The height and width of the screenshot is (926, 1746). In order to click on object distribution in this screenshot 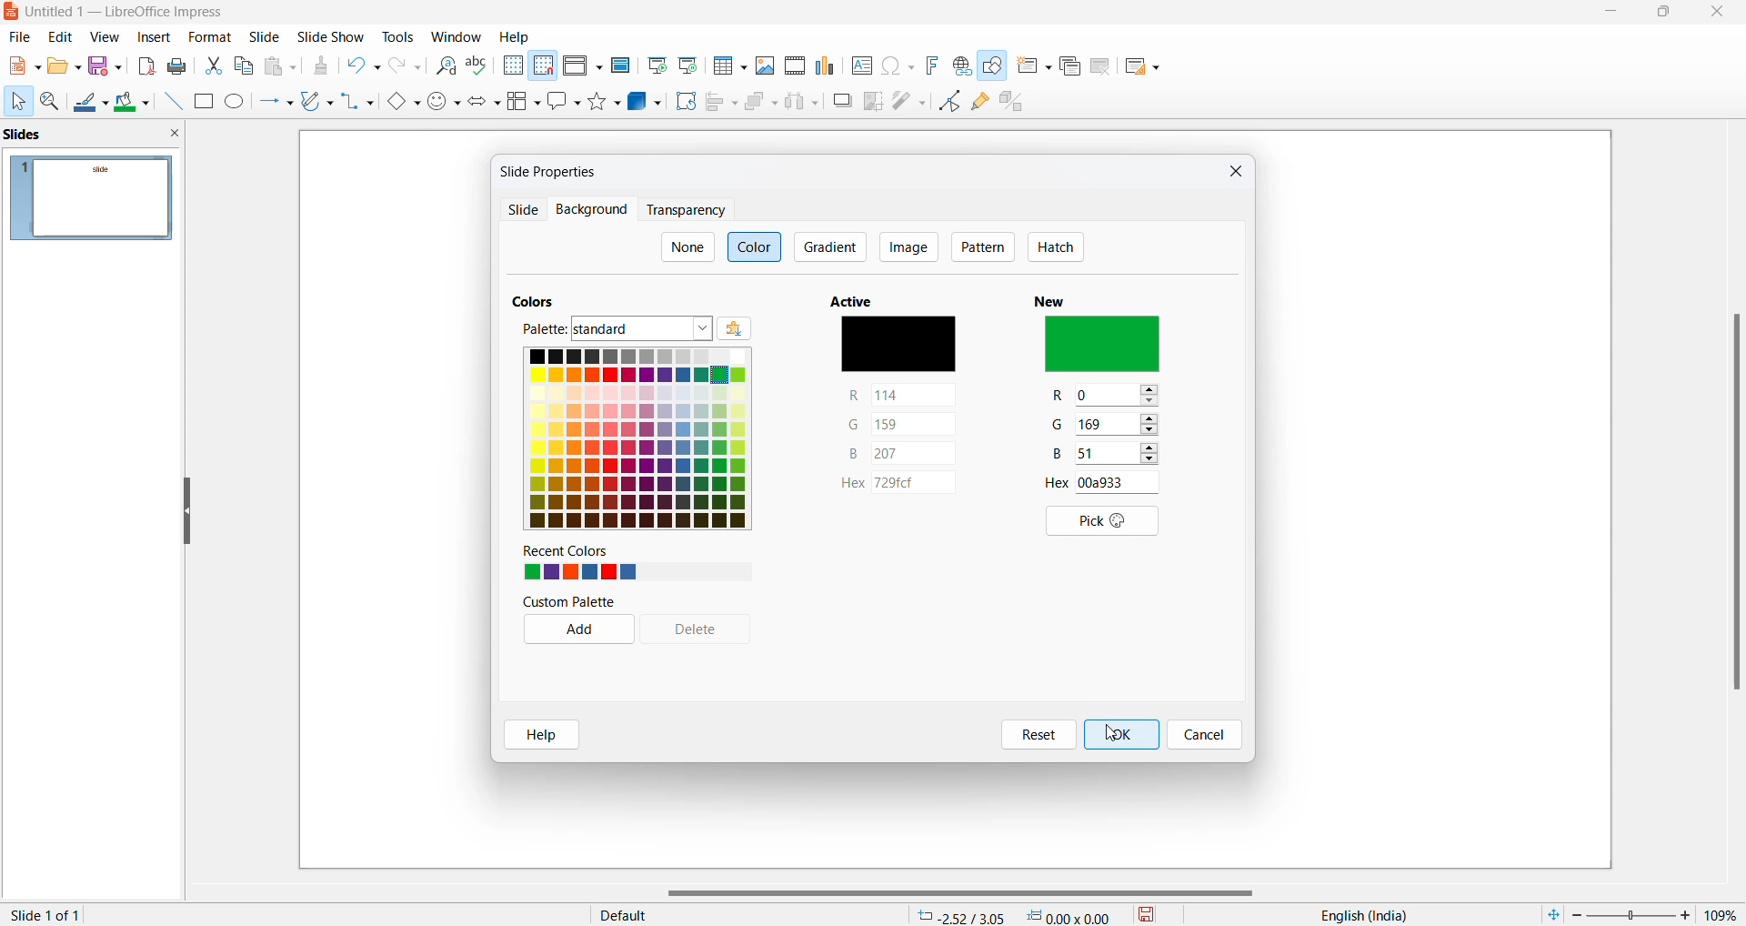, I will do `click(804, 103)`.